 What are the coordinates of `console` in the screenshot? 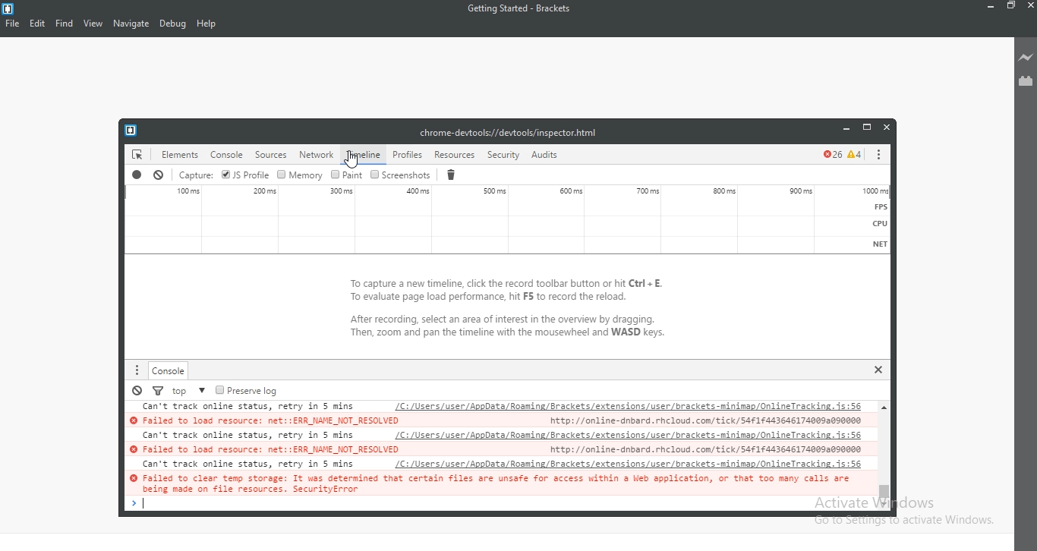 It's located at (228, 154).